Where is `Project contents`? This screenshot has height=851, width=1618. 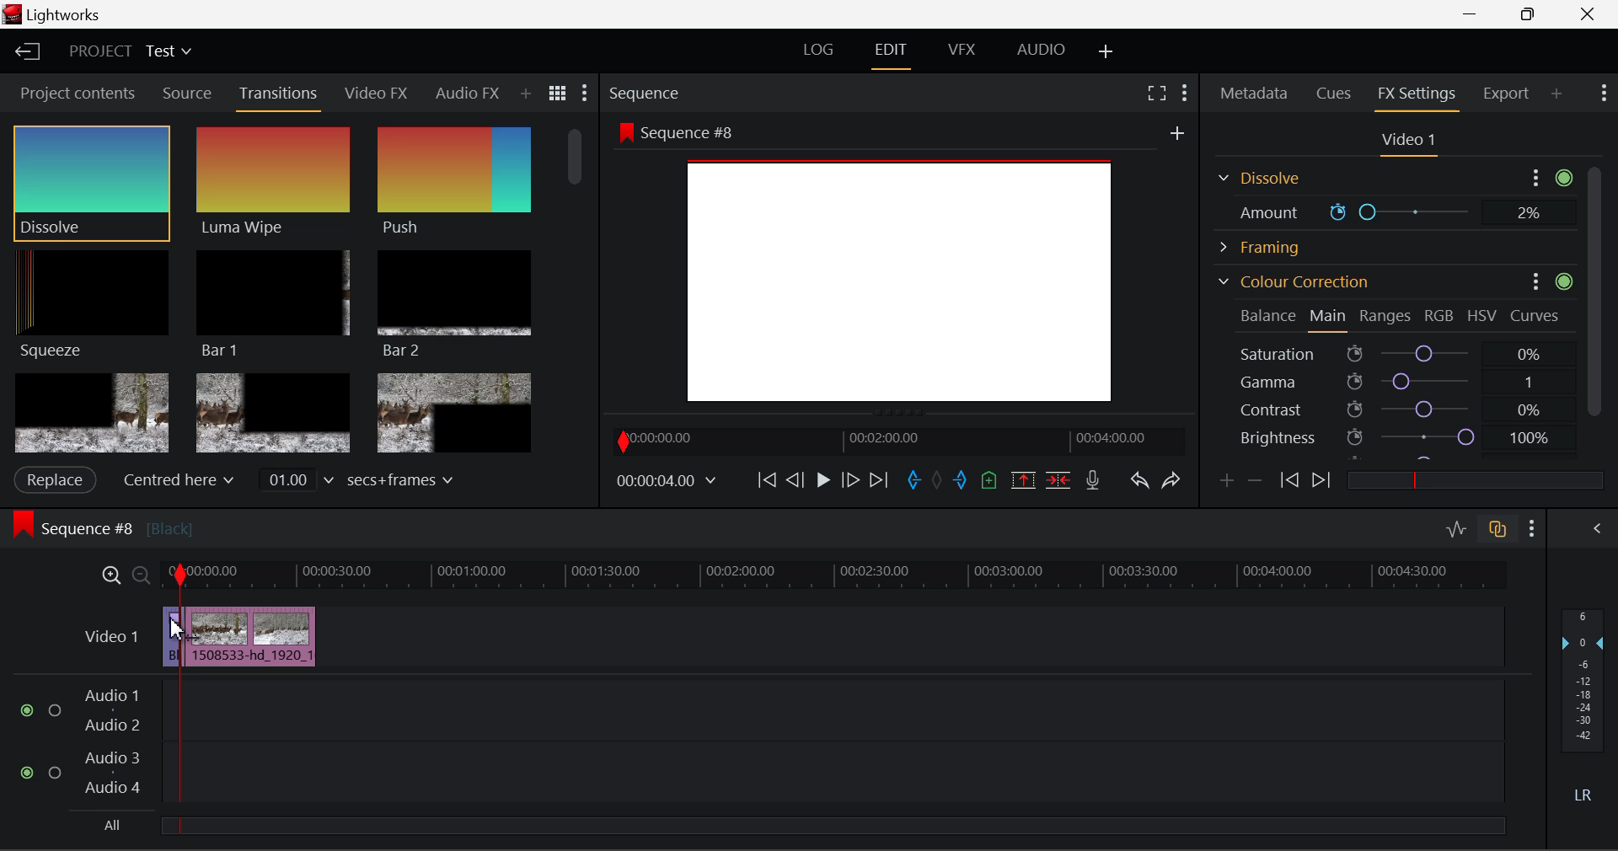
Project contents is located at coordinates (77, 97).